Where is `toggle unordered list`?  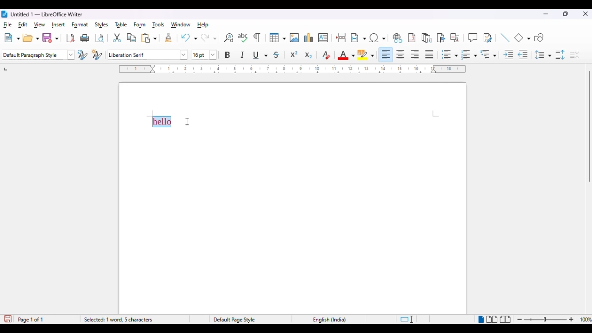 toggle unordered list is located at coordinates (449, 55).